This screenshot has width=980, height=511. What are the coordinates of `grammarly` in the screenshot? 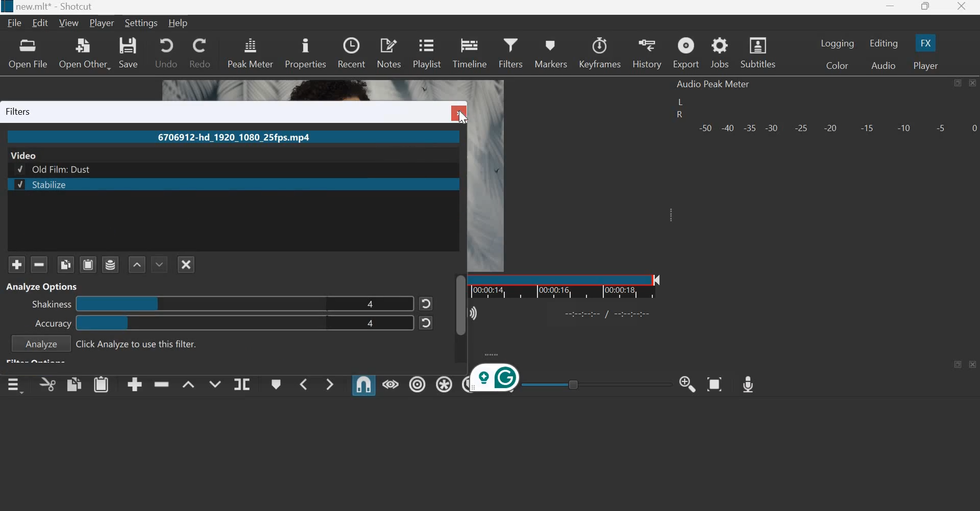 It's located at (495, 379).